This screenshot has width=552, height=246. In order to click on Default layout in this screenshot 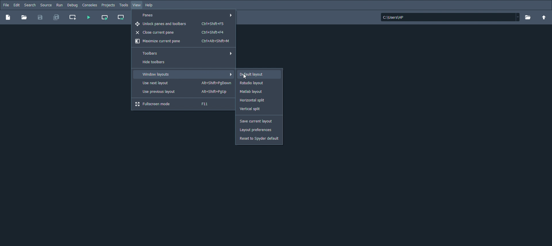, I will do `click(251, 74)`.